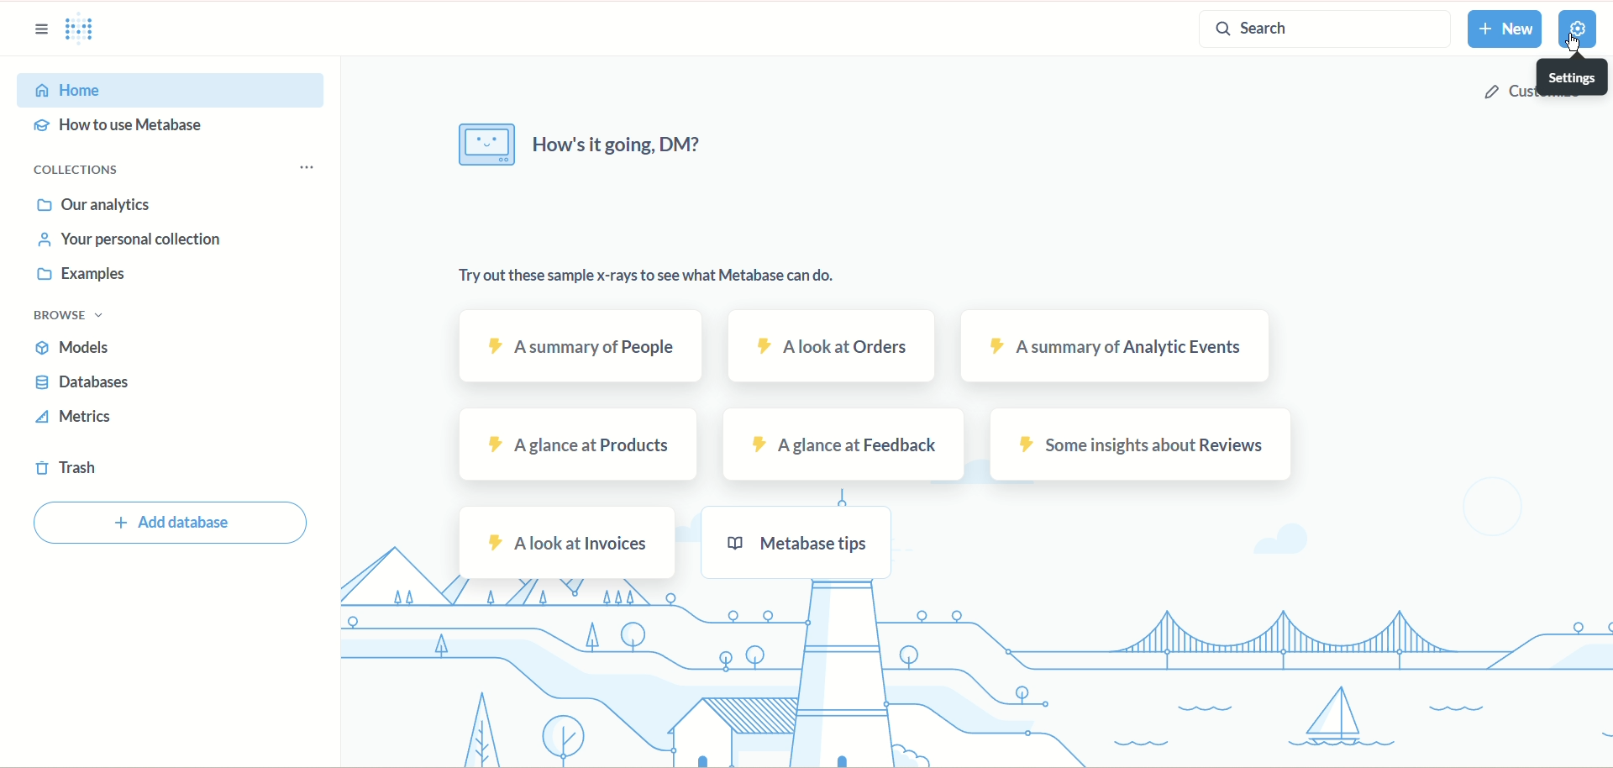 Image resolution: width=1613 pixels, height=768 pixels. I want to click on examples, so click(87, 274).